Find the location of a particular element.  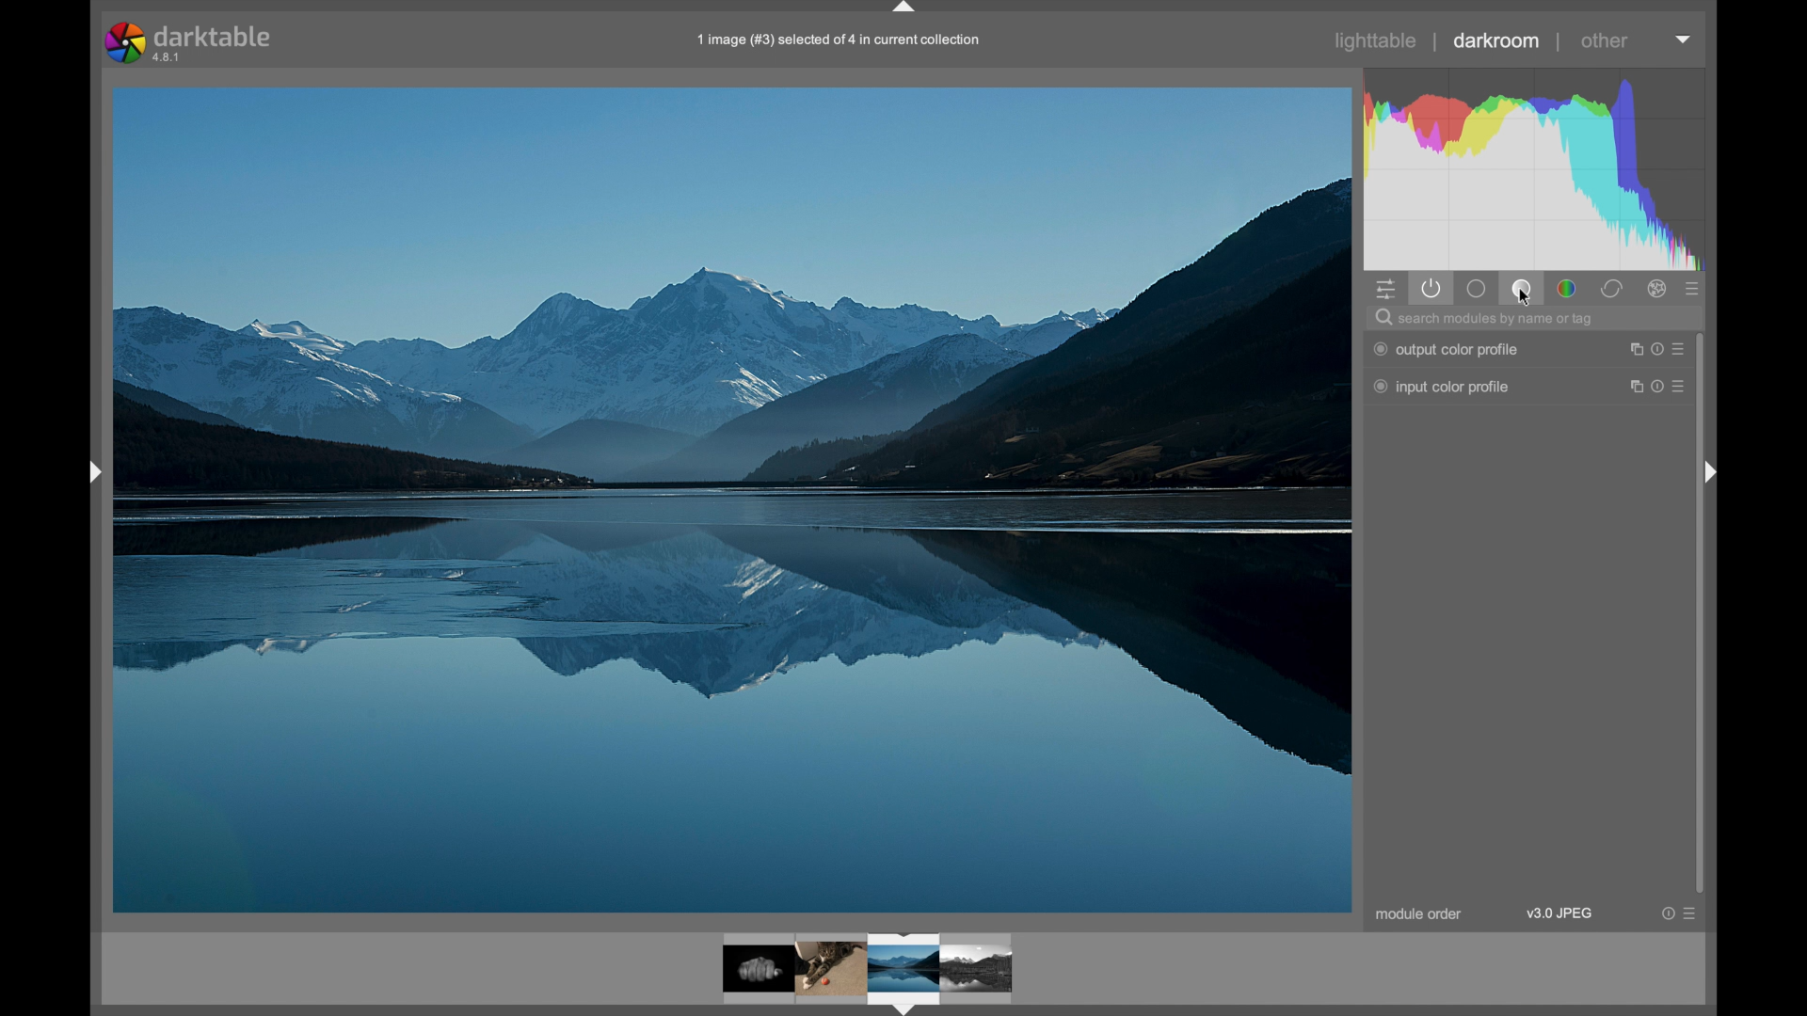

drag handle is located at coordinates (91, 474).